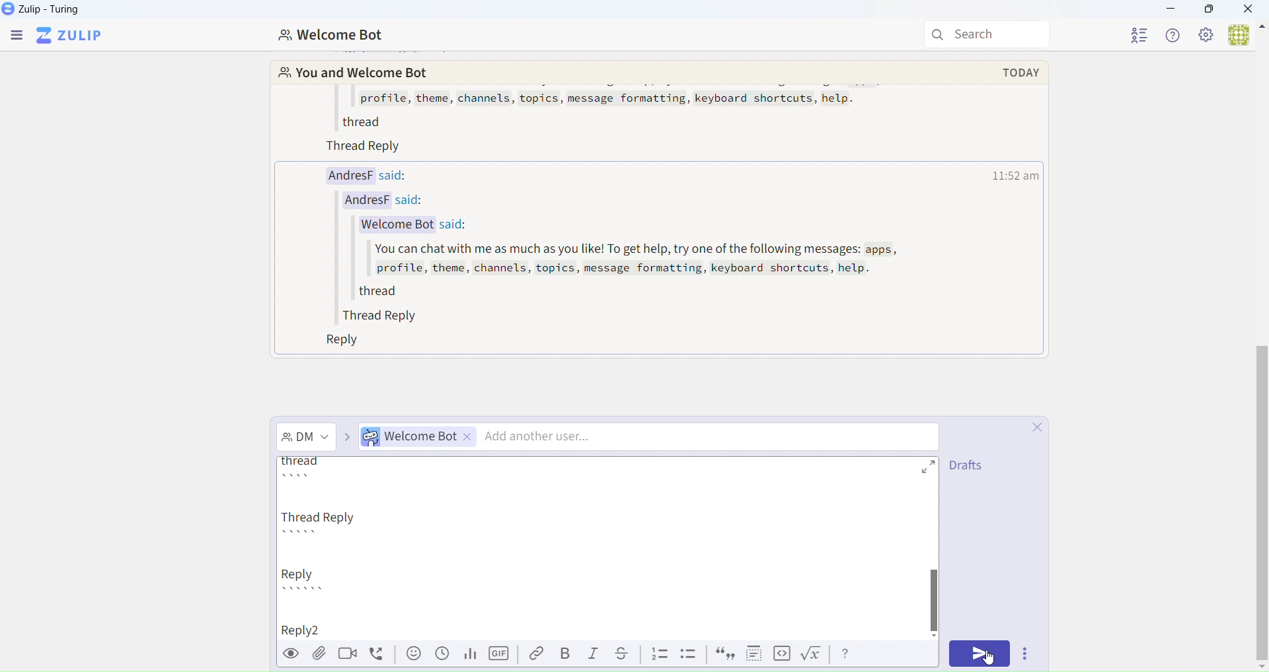 The width and height of the screenshot is (1269, 672). What do you see at coordinates (350, 74) in the screenshot?
I see ` You and Welcome Bot` at bounding box center [350, 74].